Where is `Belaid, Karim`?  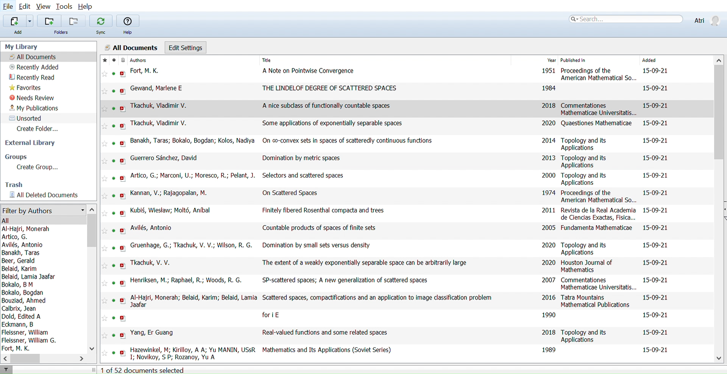 Belaid, Karim is located at coordinates (20, 269).